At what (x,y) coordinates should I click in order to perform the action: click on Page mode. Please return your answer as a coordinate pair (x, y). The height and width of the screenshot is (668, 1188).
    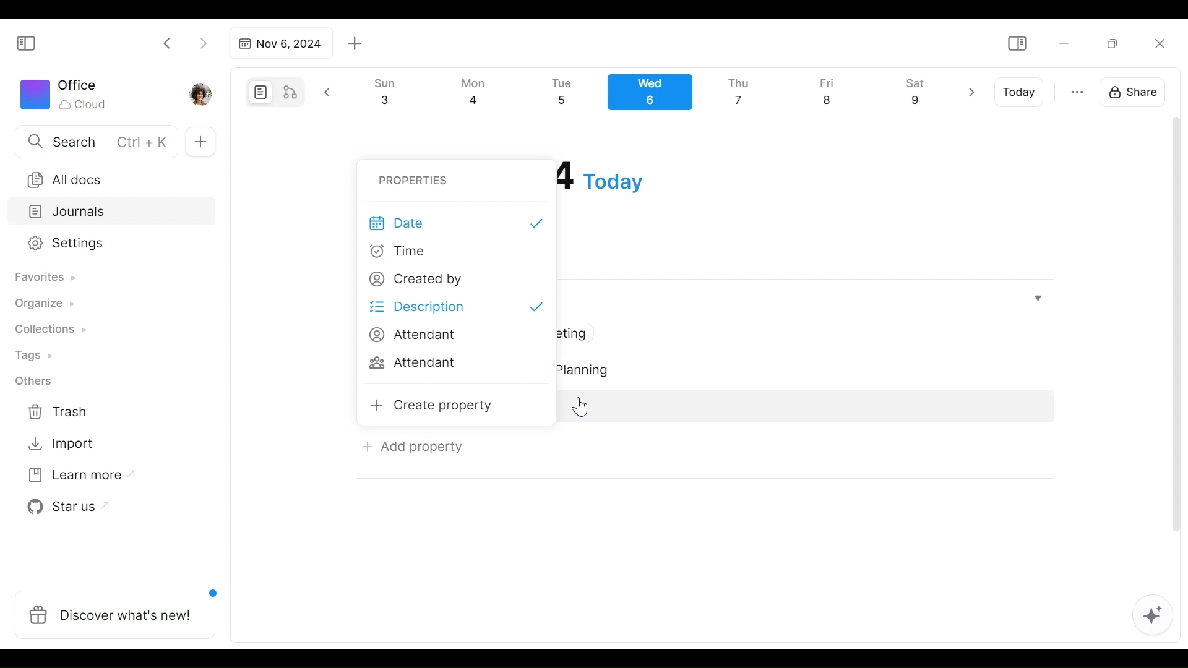
    Looking at the image, I should click on (259, 92).